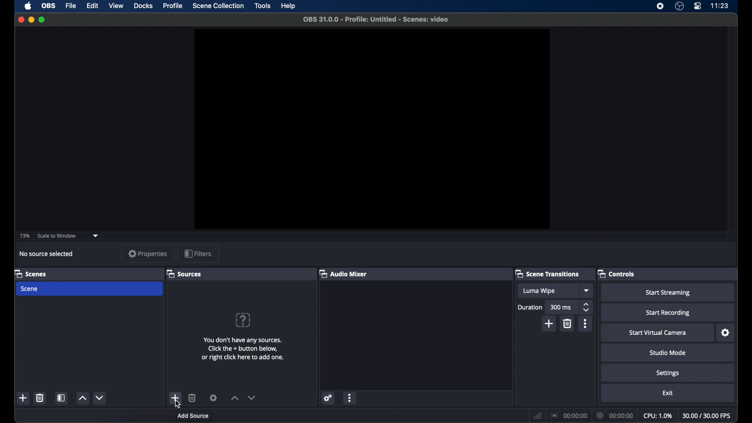 This screenshot has height=423, width=752. Describe the element at coordinates (96, 236) in the screenshot. I see `dropdown` at that location.